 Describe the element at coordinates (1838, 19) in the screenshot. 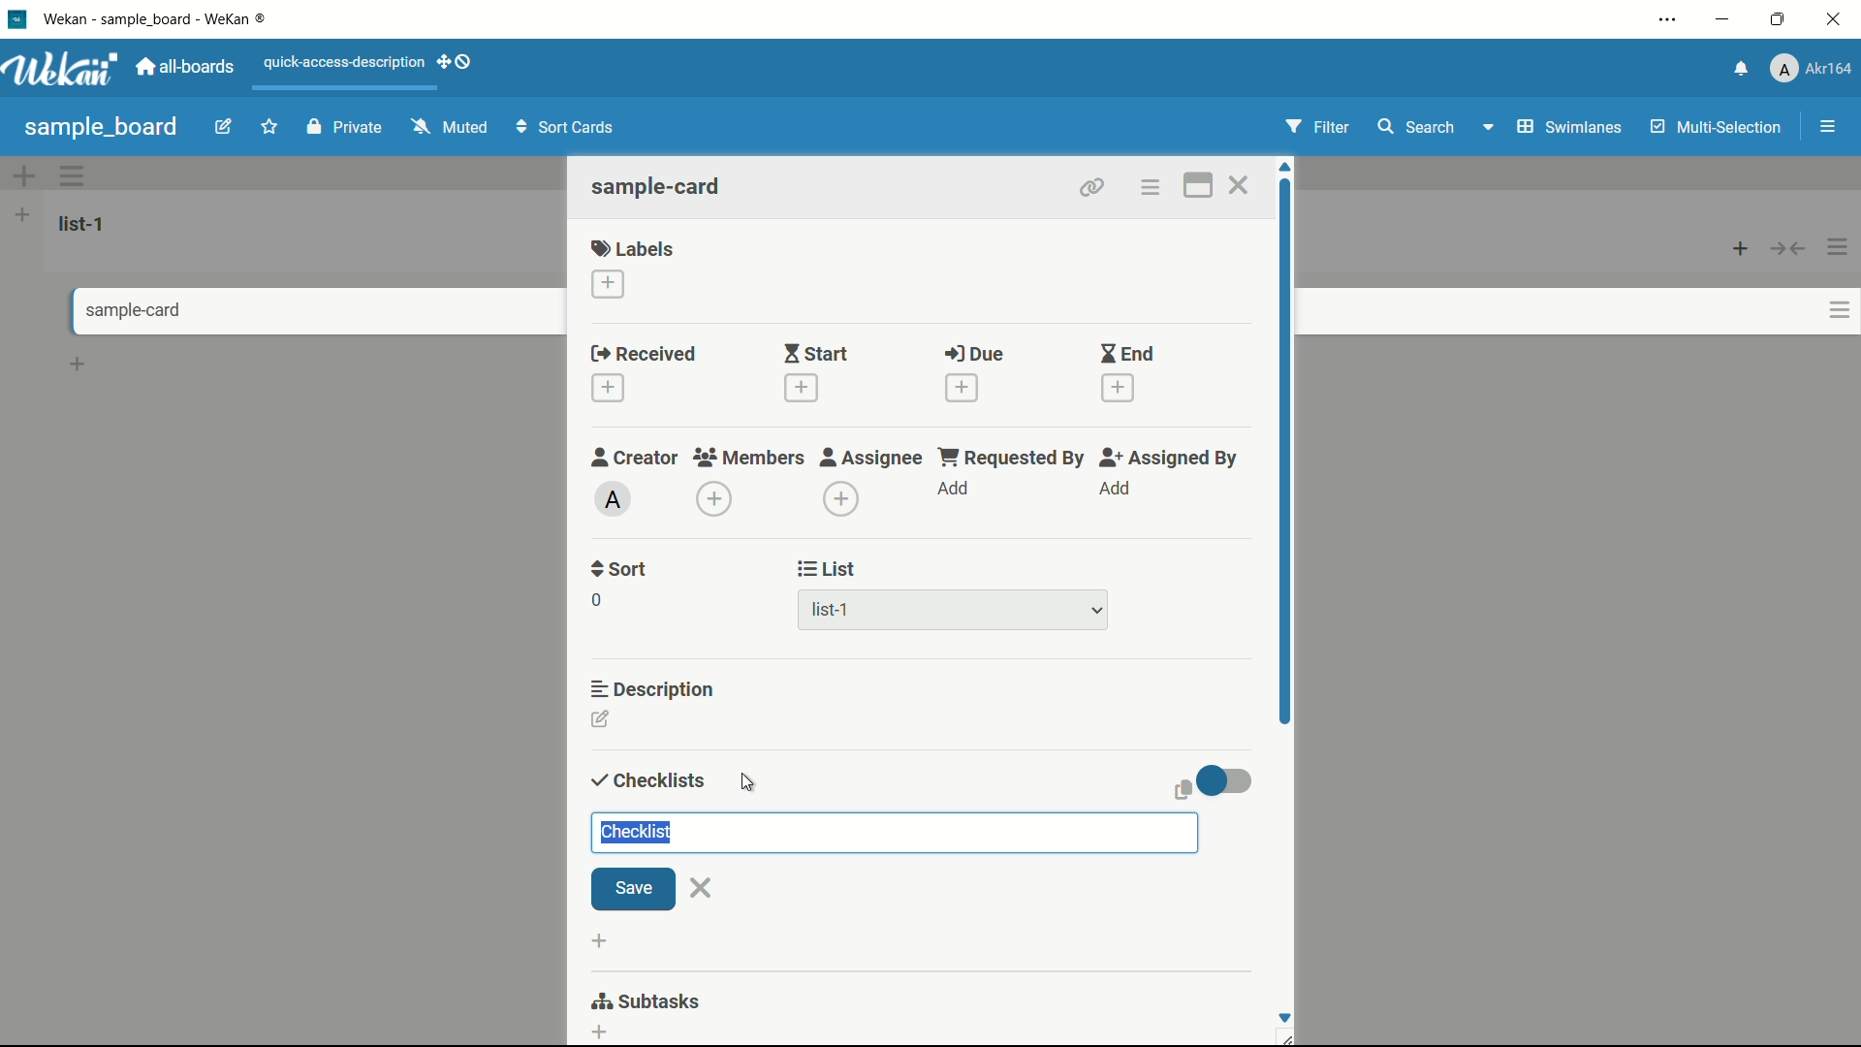

I see `close app` at that location.